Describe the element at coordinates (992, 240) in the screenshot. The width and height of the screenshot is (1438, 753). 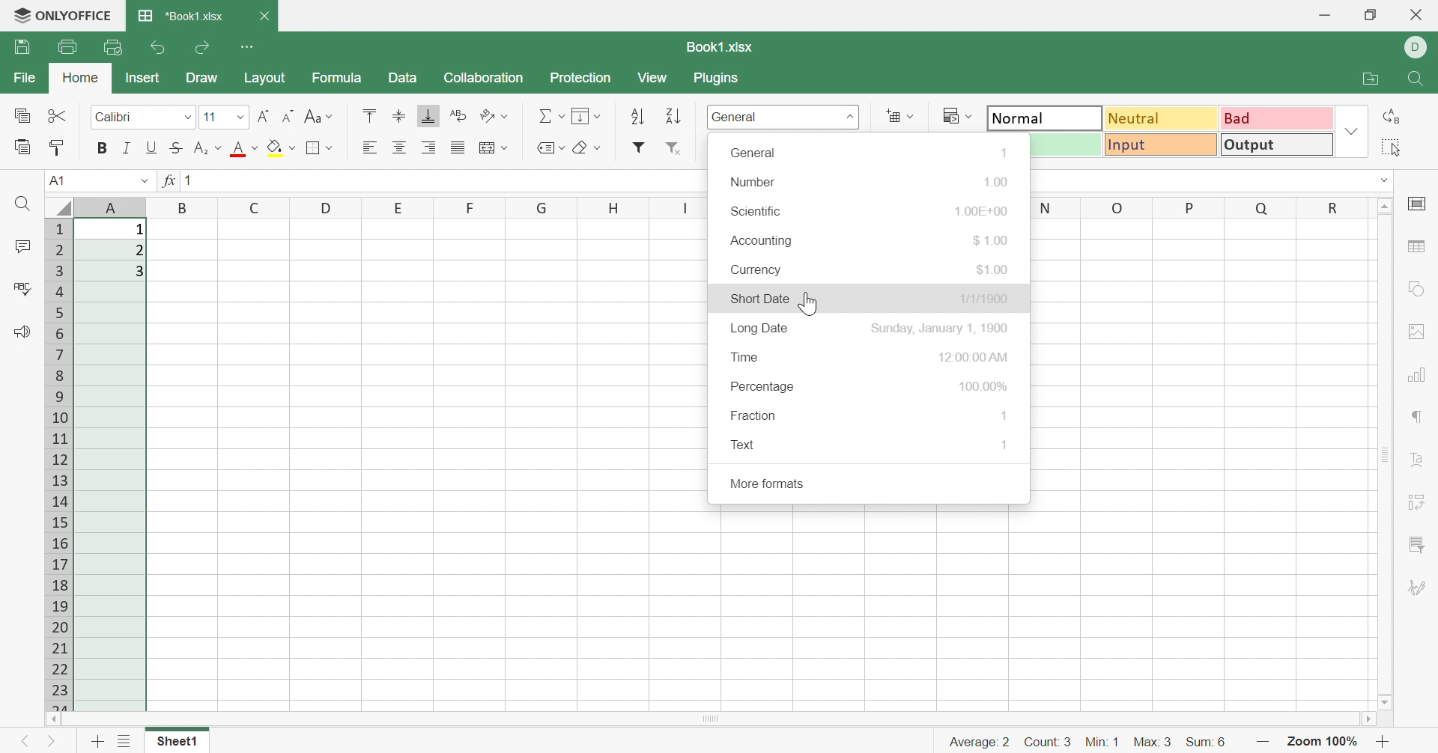
I see `$1:00` at that location.